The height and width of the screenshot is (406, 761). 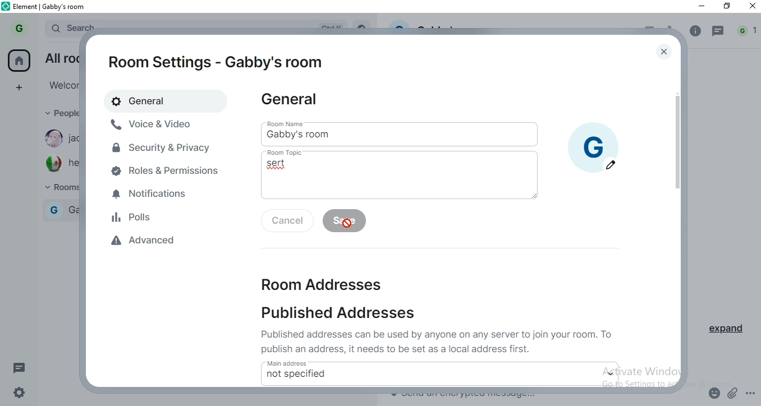 I want to click on add space, so click(x=22, y=87).